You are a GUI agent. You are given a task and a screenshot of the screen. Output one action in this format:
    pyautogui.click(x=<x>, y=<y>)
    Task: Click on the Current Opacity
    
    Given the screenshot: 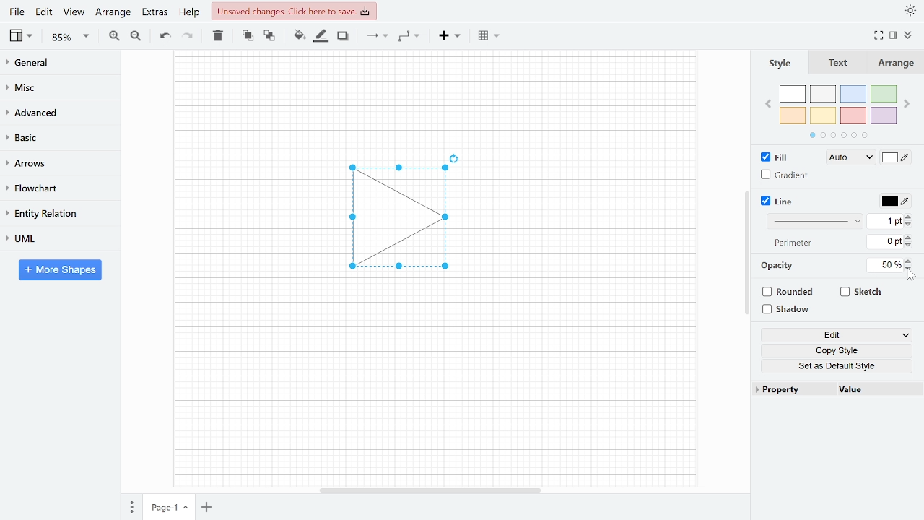 What is the action you would take?
    pyautogui.click(x=883, y=264)
    